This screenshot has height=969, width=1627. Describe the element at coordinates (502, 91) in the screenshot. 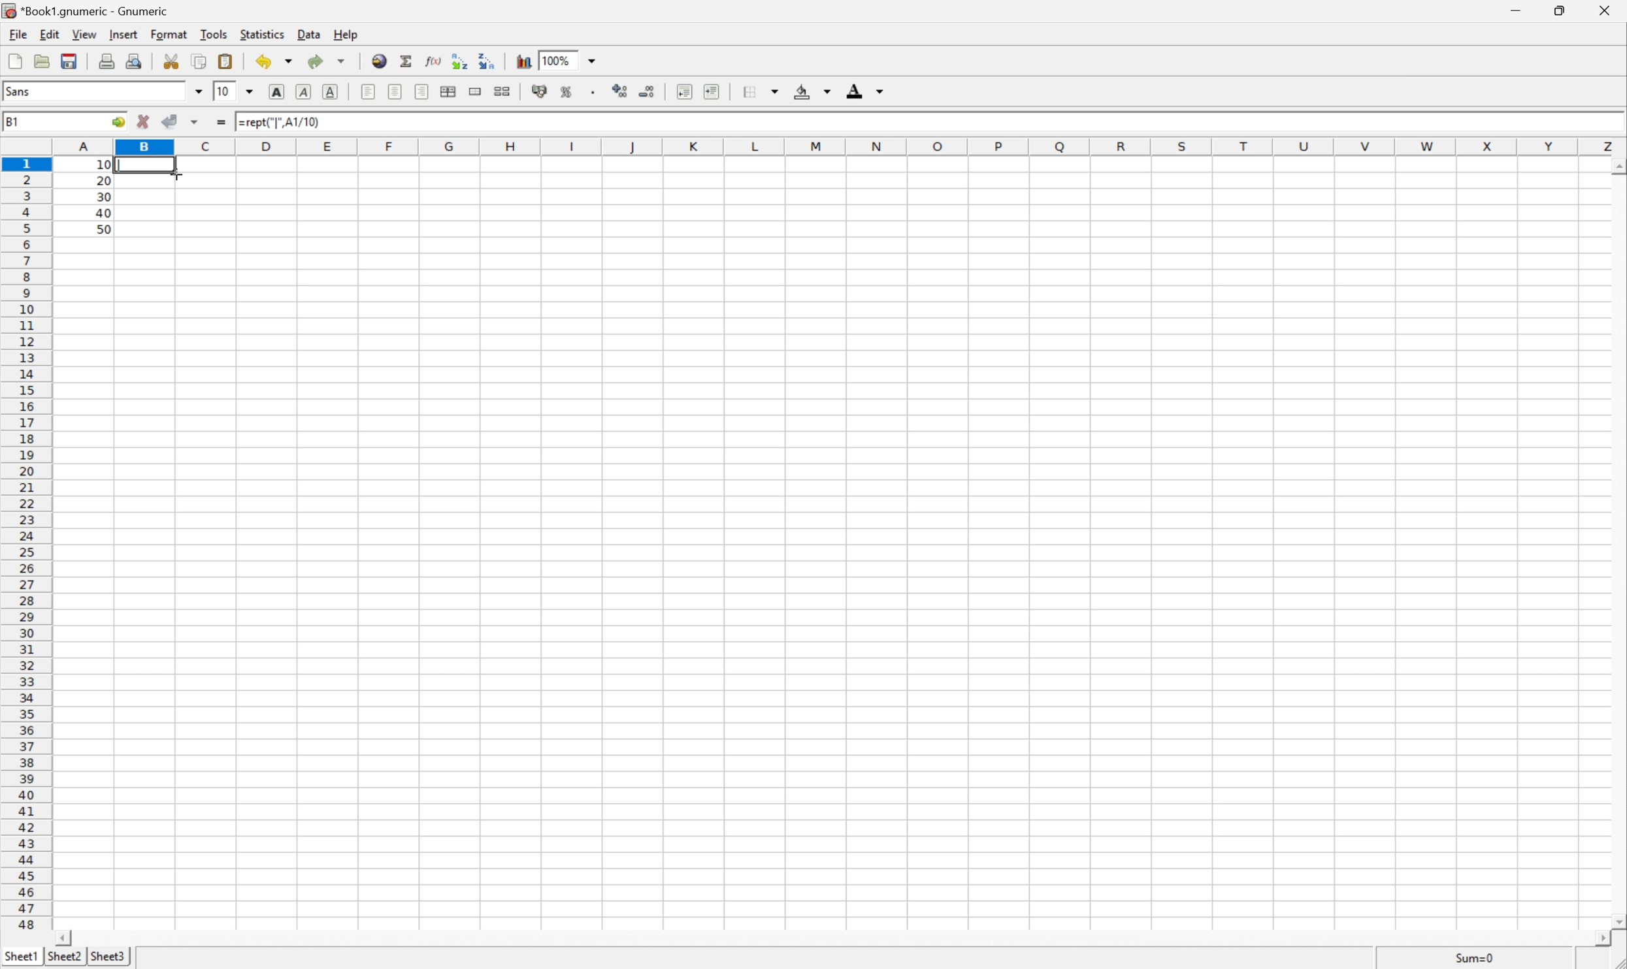

I see `Split the ranges of merged cells` at that location.